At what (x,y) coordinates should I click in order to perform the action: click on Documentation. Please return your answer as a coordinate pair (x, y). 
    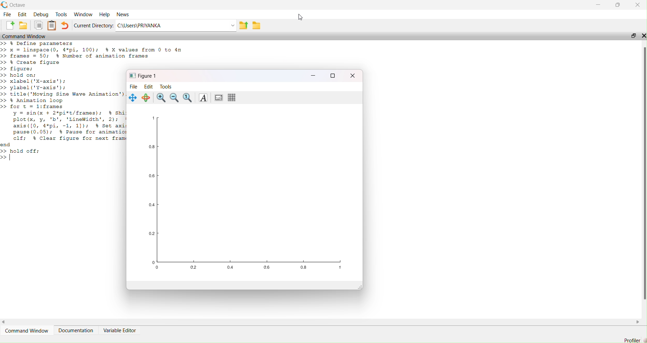
    Looking at the image, I should click on (75, 327).